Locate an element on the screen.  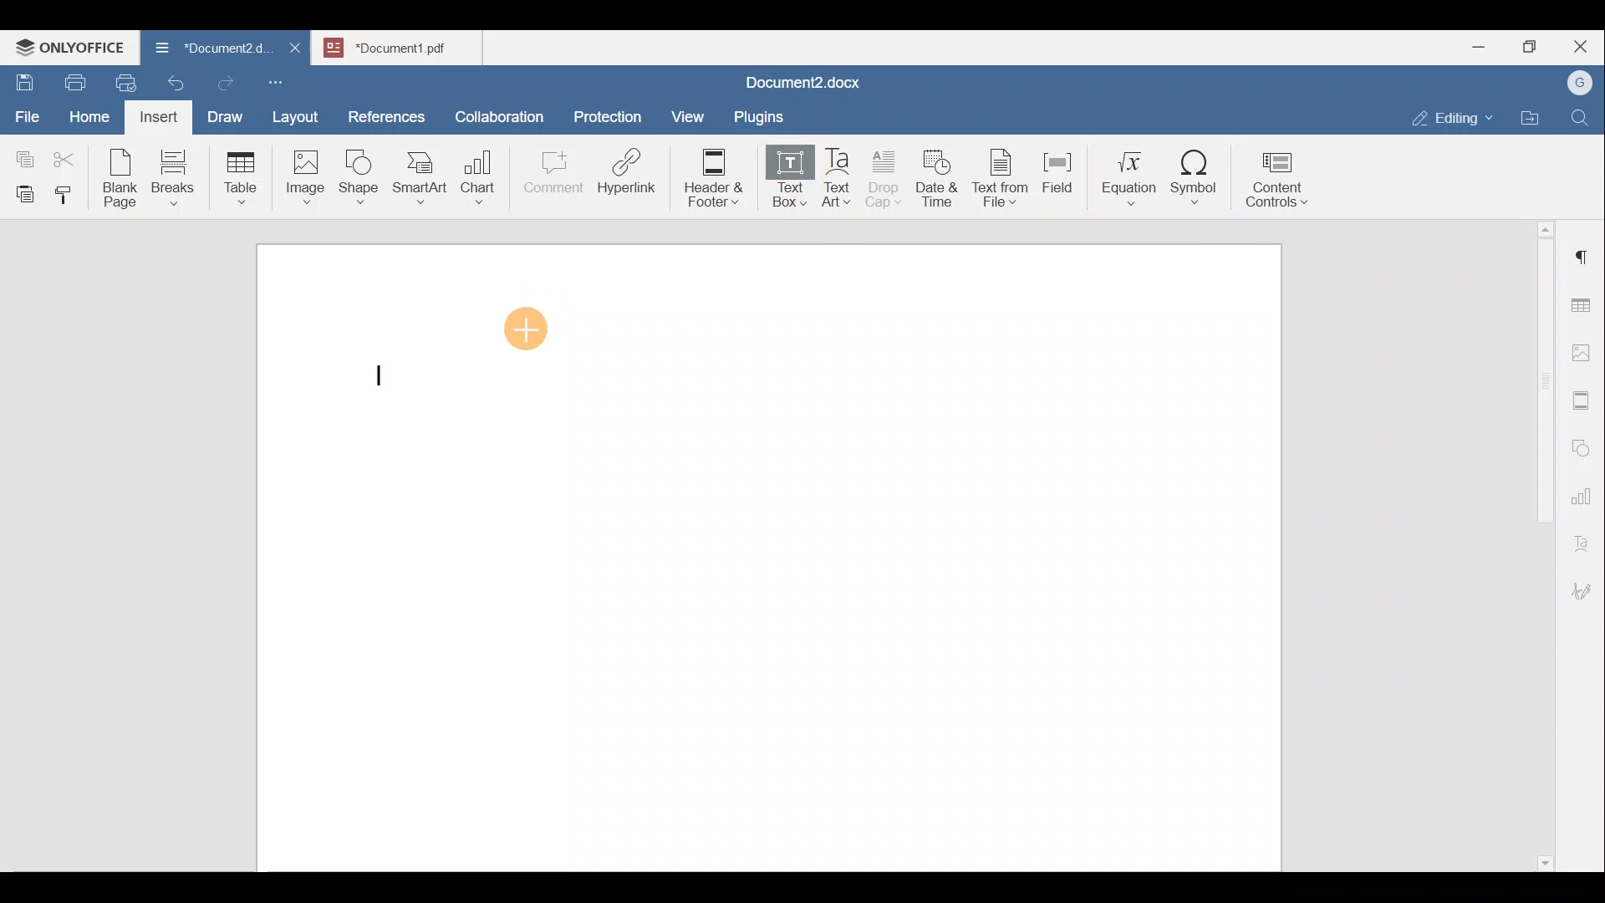
Plugins is located at coordinates (764, 115).